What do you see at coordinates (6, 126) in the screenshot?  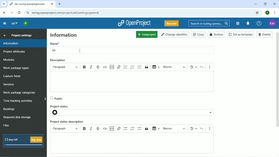 I see `Files` at bounding box center [6, 126].